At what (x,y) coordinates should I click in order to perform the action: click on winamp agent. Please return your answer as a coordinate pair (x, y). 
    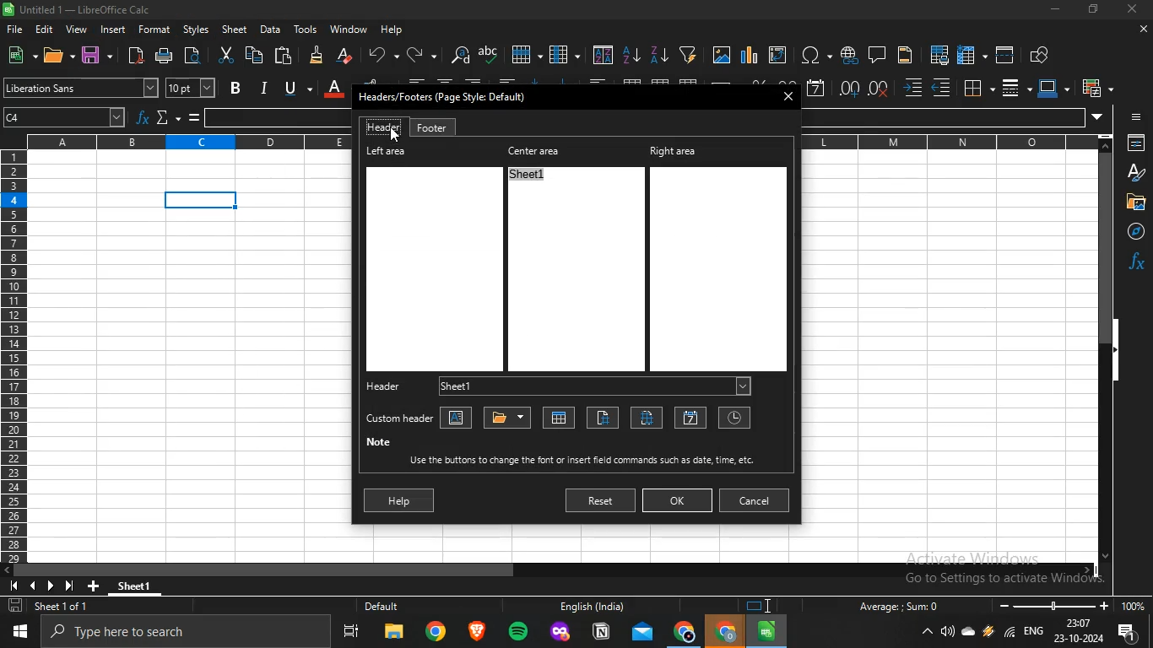
    Looking at the image, I should click on (988, 636).